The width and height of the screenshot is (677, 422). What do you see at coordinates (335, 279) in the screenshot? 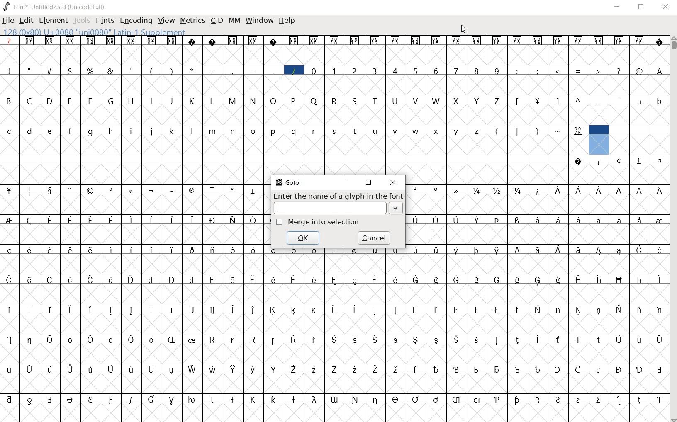
I see `Symbol` at bounding box center [335, 279].